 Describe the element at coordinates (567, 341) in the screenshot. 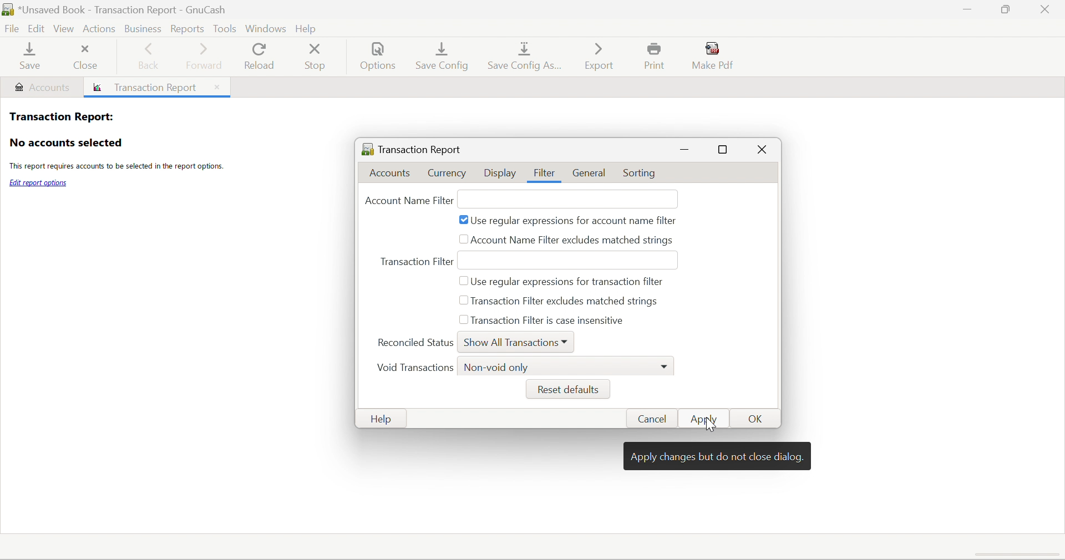

I see `Drop Down` at that location.